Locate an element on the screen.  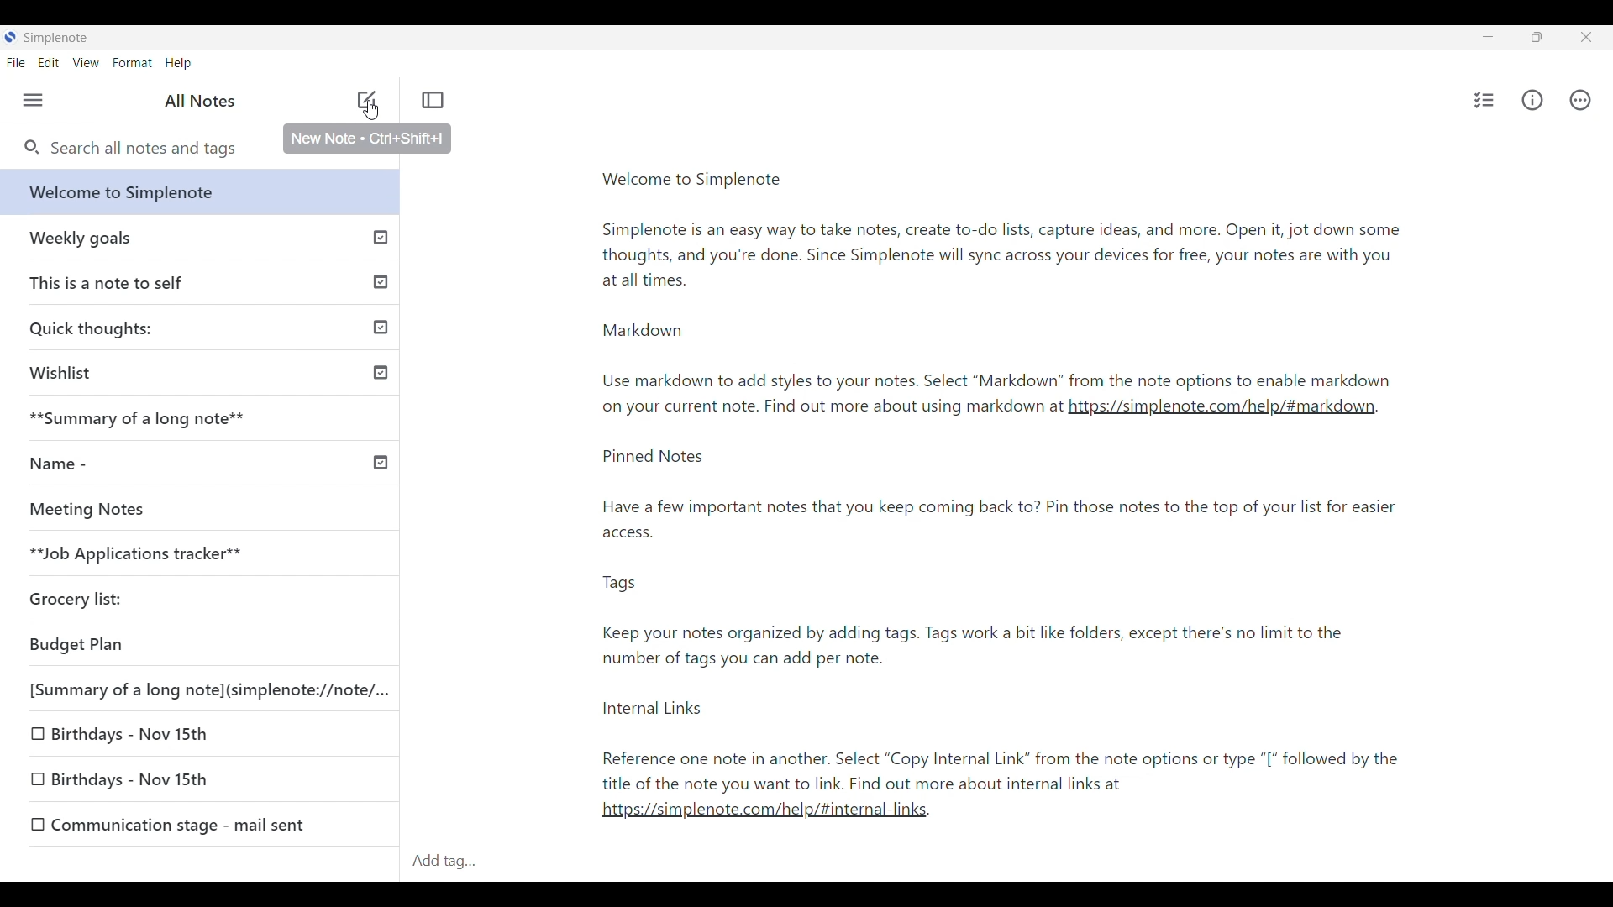
Show interface in a smaller tab is located at coordinates (1537, 37).